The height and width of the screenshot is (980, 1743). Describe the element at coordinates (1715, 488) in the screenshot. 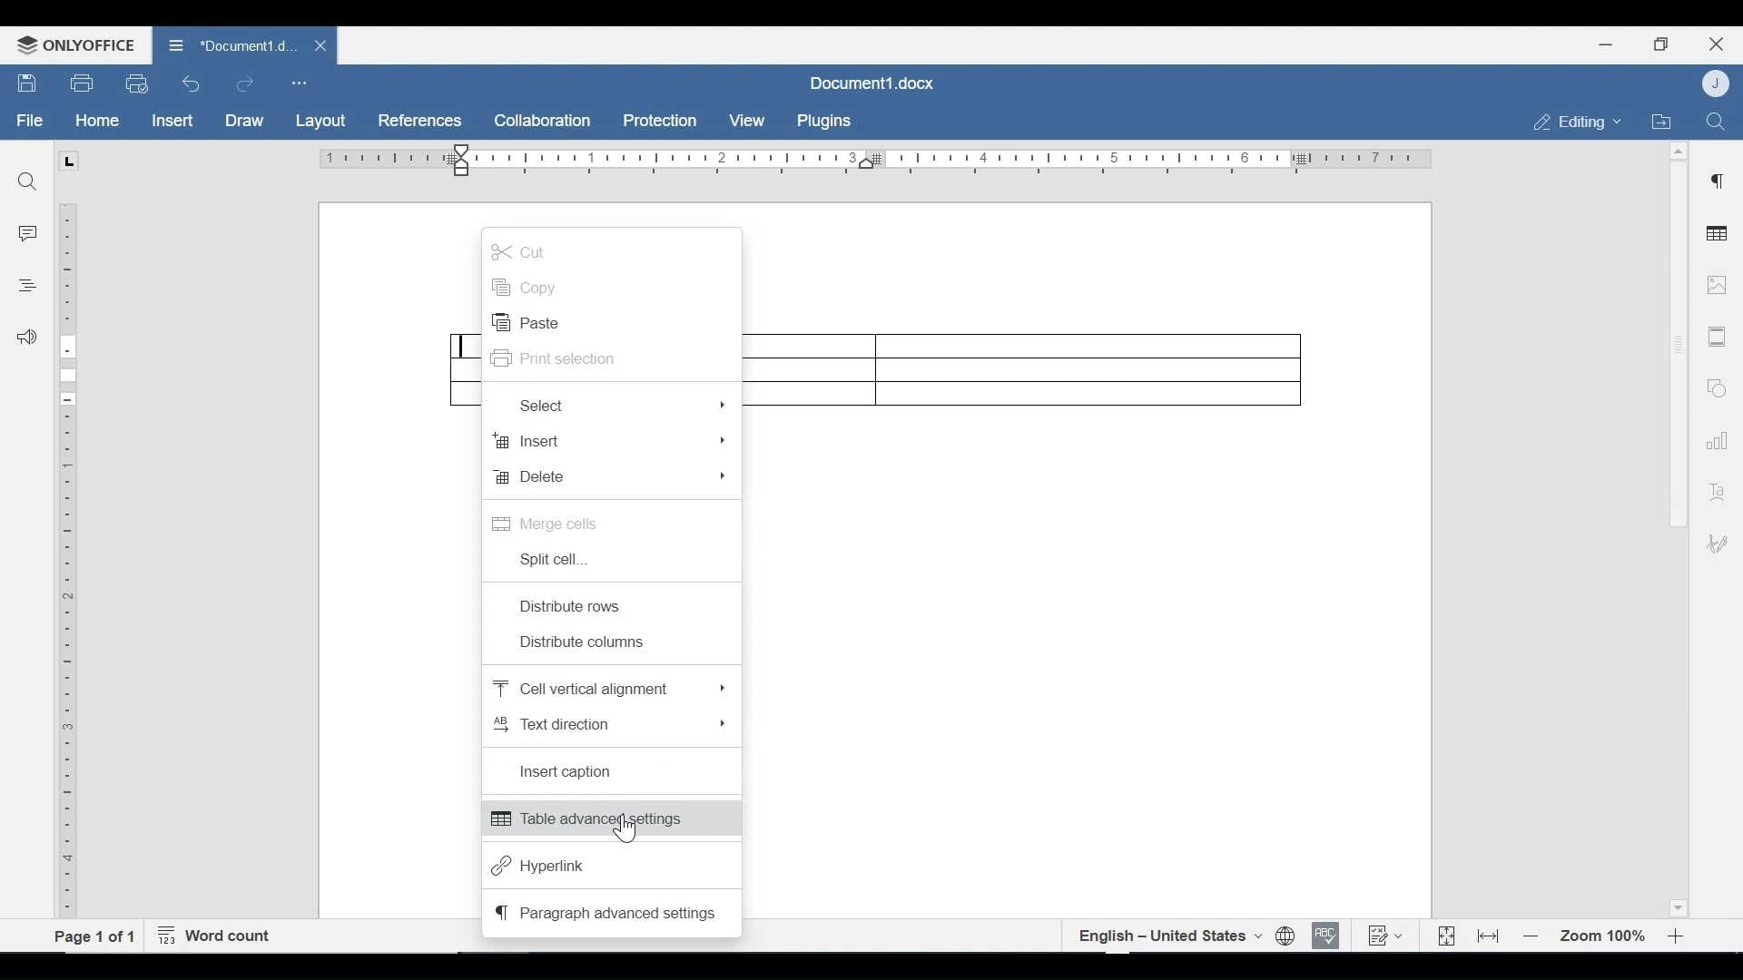

I see `Text Art` at that location.